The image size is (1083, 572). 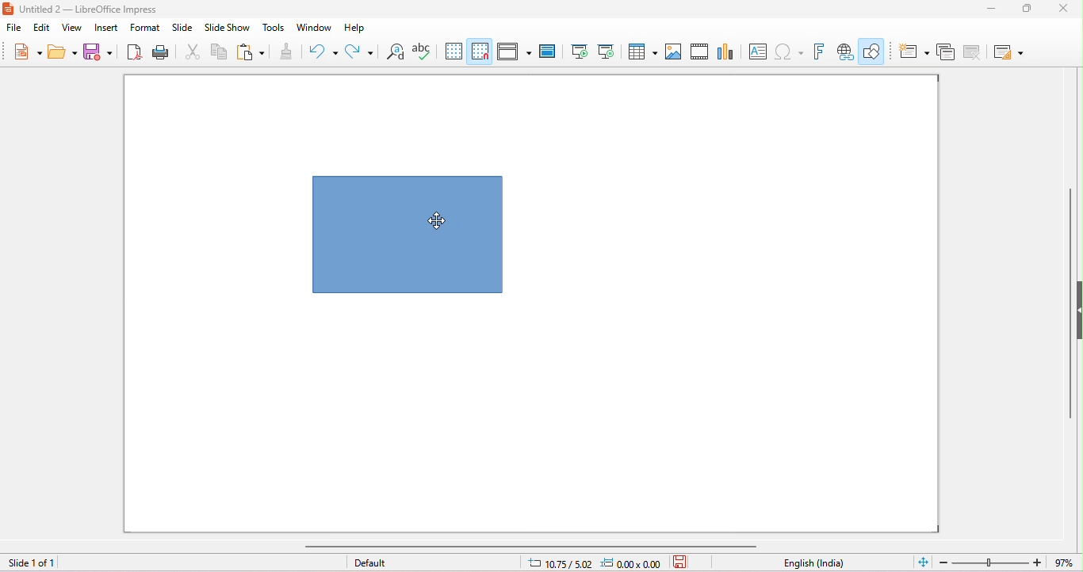 I want to click on slide 1 of 1, so click(x=31, y=563).